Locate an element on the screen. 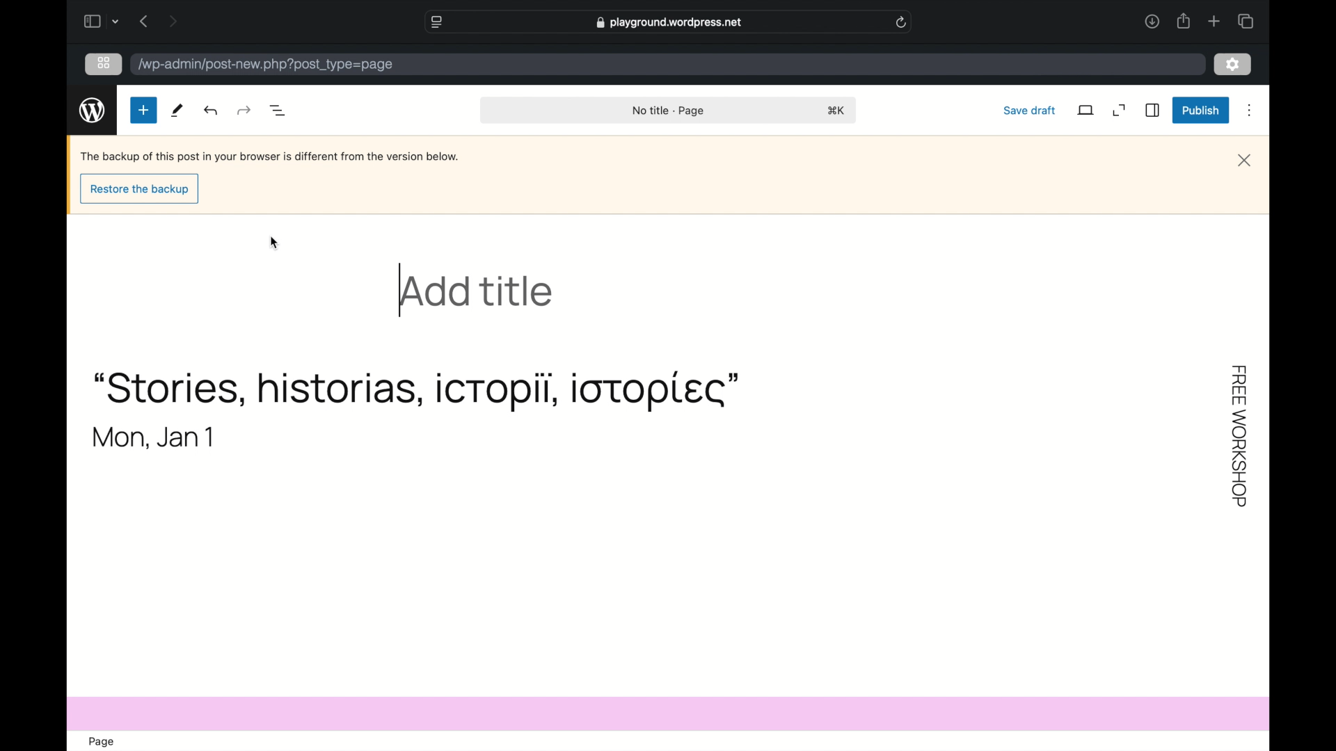 Image resolution: width=1336 pixels, height=751 pixels. settings is located at coordinates (1232, 64).